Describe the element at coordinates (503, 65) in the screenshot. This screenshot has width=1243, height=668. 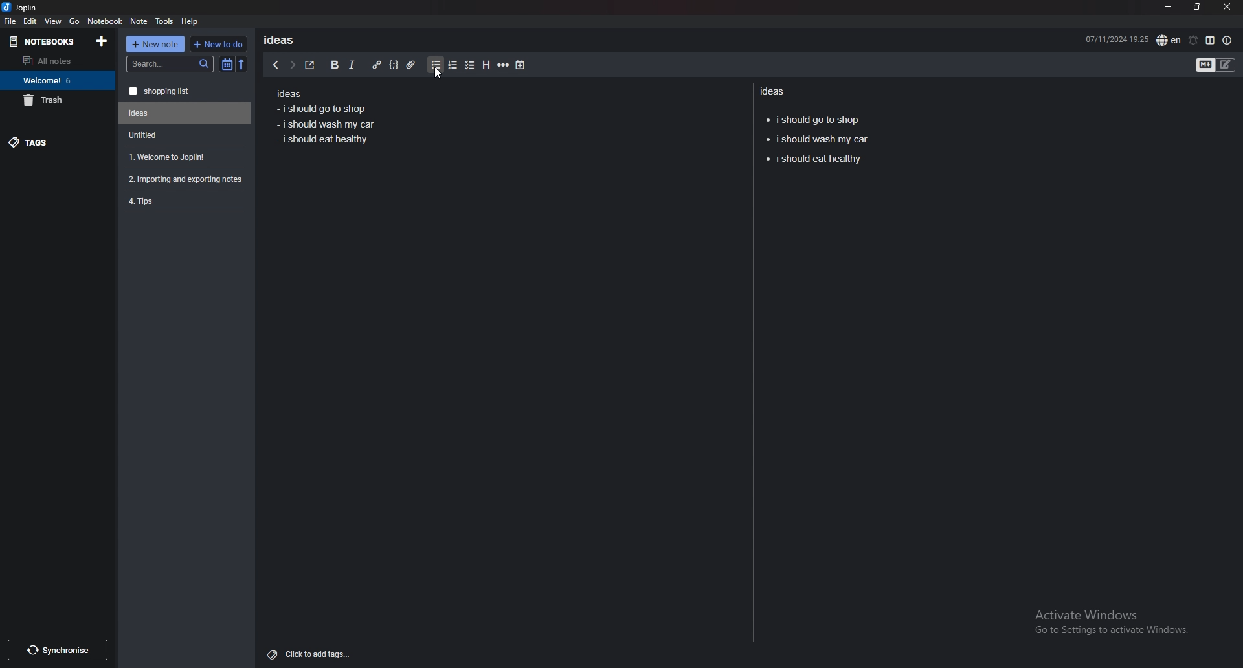
I see `horizontal rule` at that location.